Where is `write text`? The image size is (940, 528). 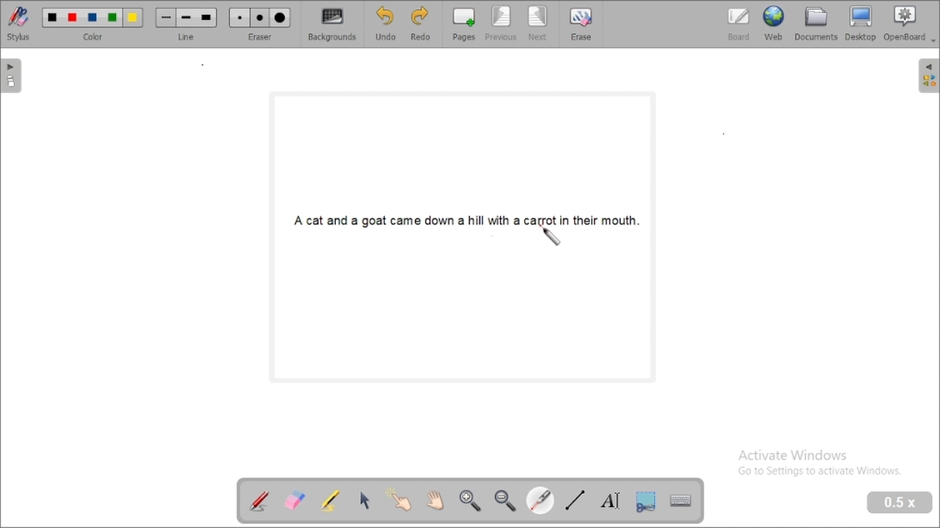
write text is located at coordinates (610, 500).